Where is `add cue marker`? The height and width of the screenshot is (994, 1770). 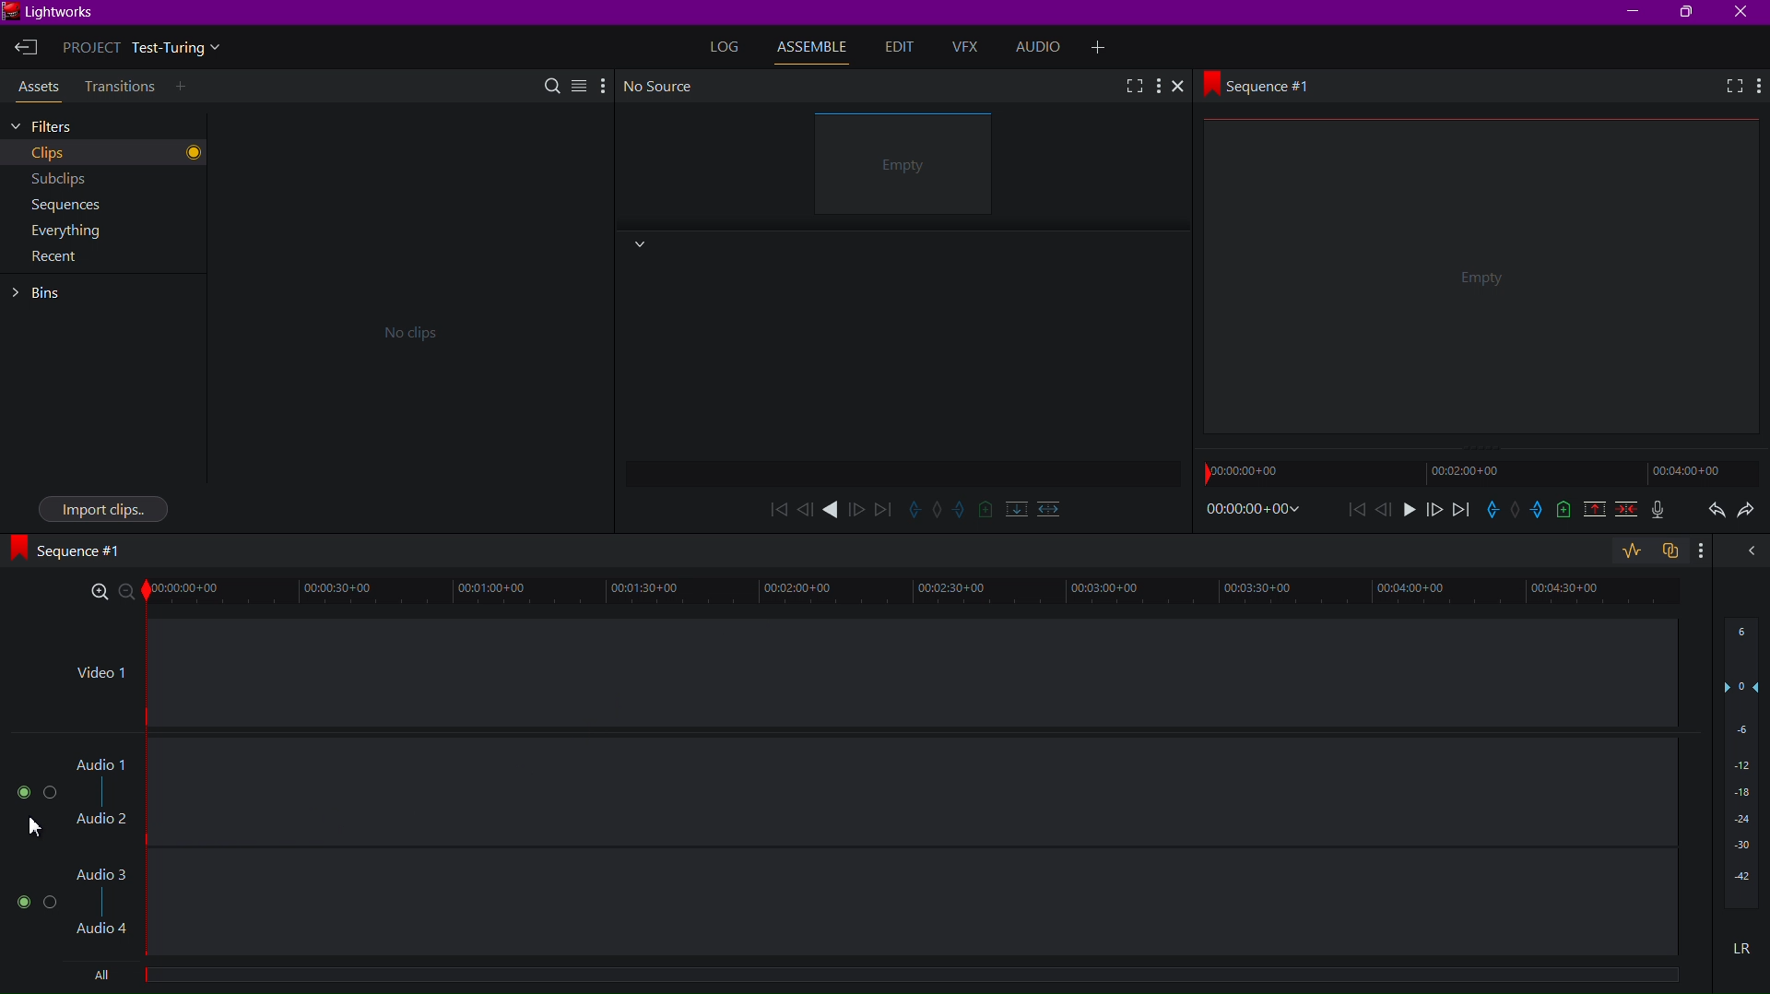 add cue marker is located at coordinates (985, 509).